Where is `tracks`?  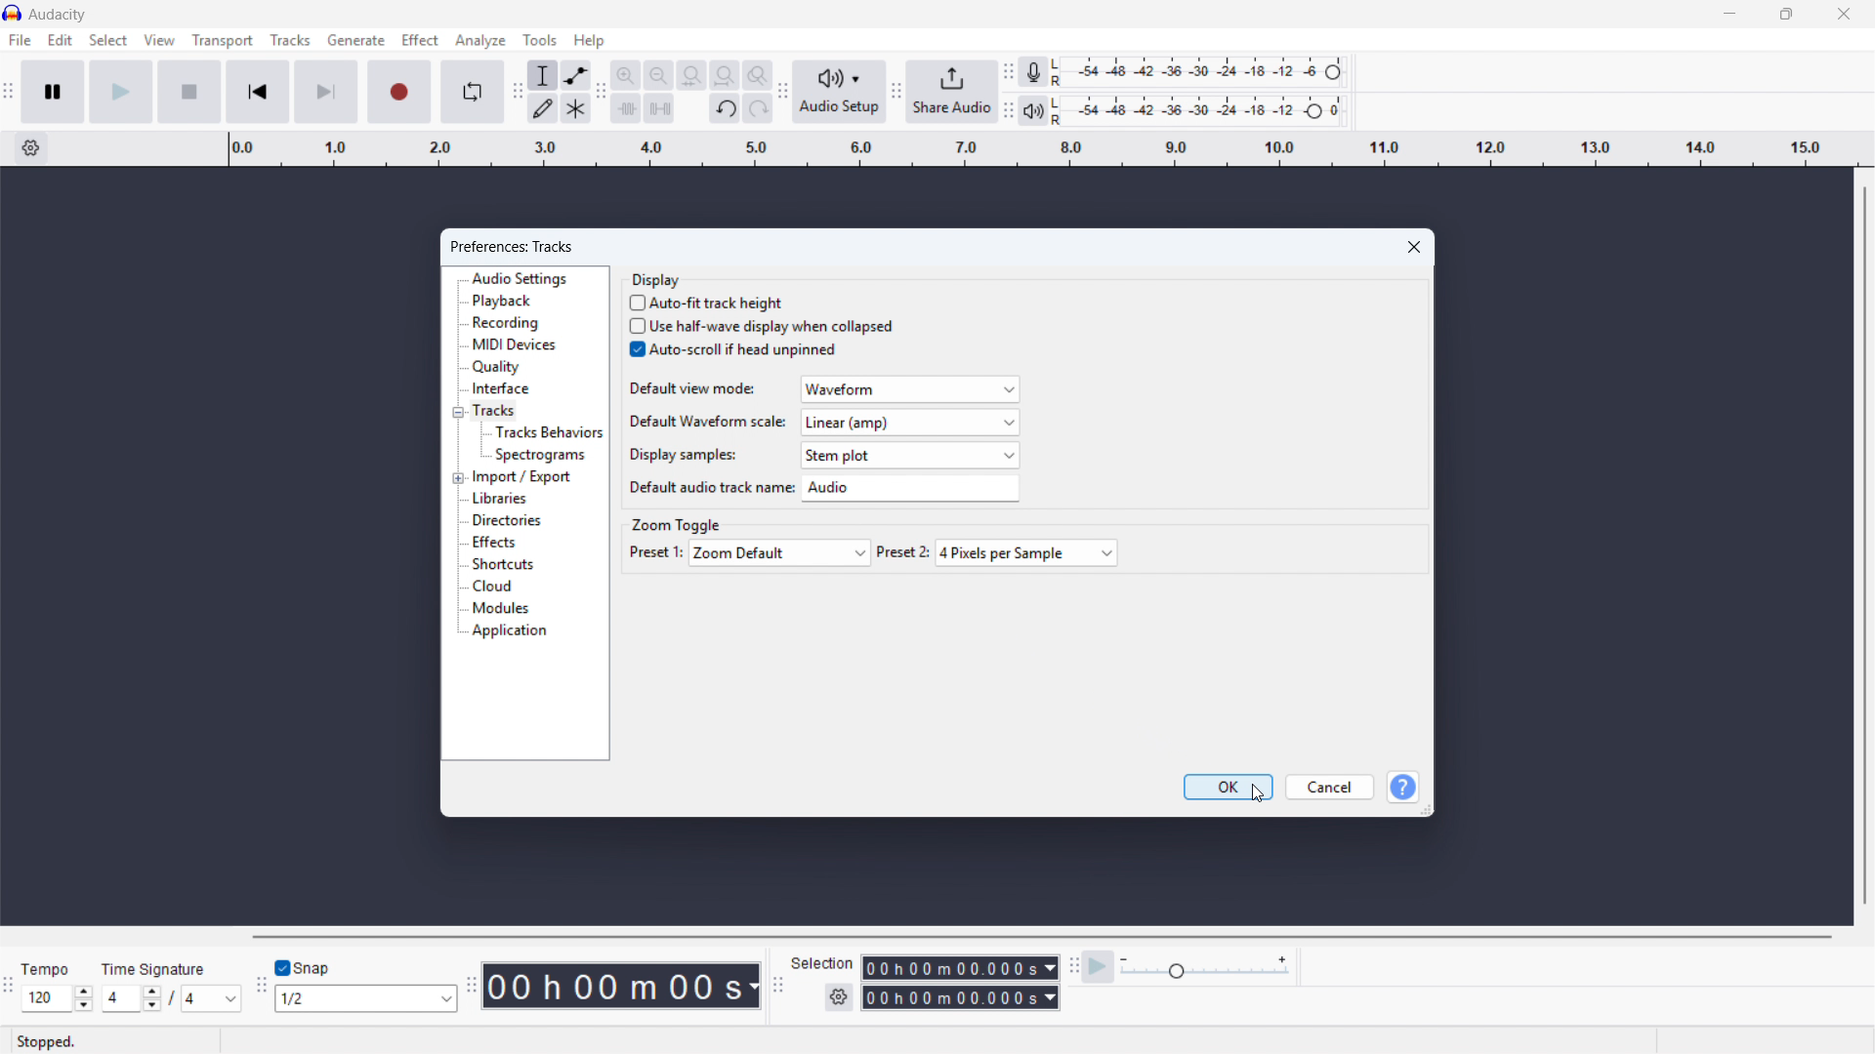
tracks is located at coordinates (289, 40).